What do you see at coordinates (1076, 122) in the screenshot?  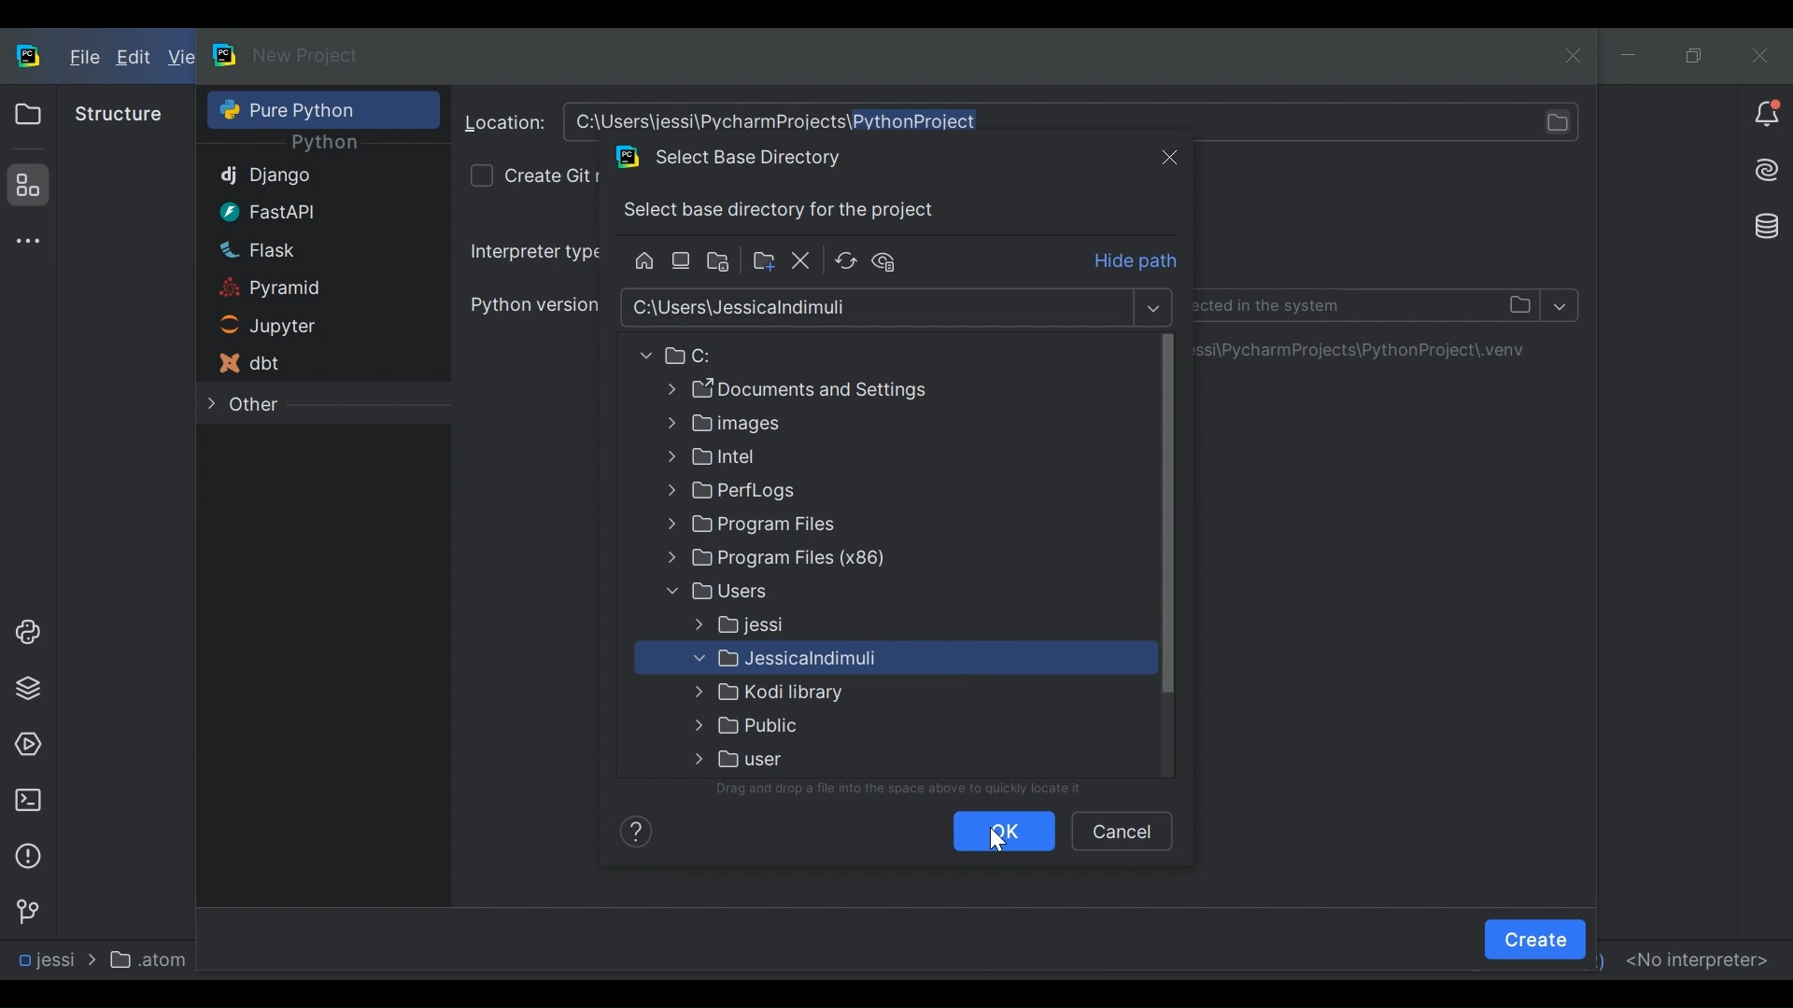 I see `Directories` at bounding box center [1076, 122].